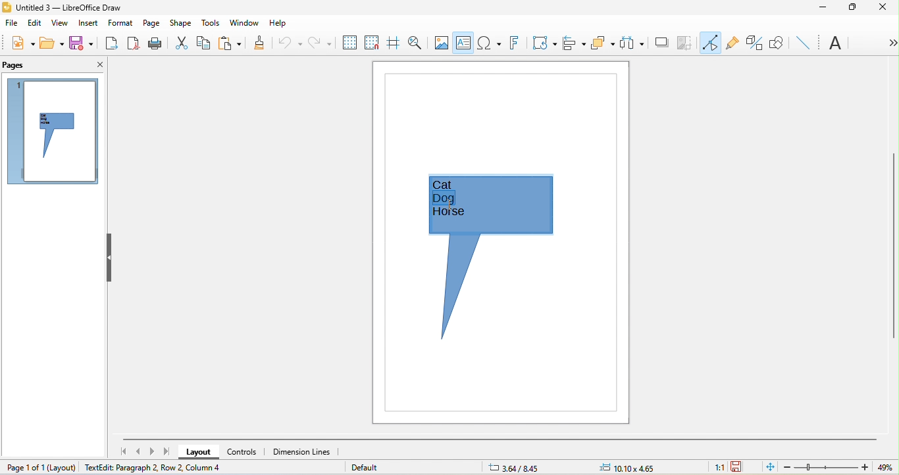 The width and height of the screenshot is (899, 475). I want to click on shape, so click(182, 23).